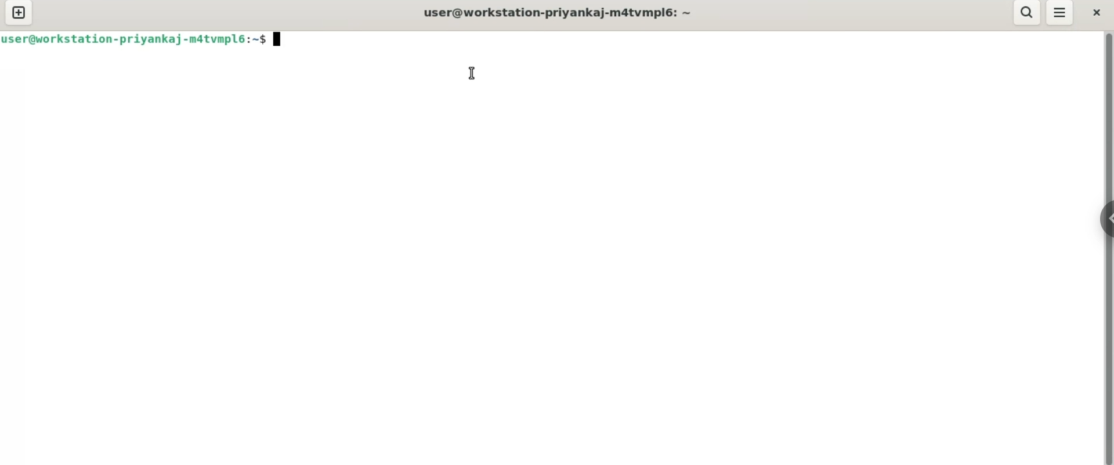  What do you see at coordinates (473, 74) in the screenshot?
I see `cursor` at bounding box center [473, 74].